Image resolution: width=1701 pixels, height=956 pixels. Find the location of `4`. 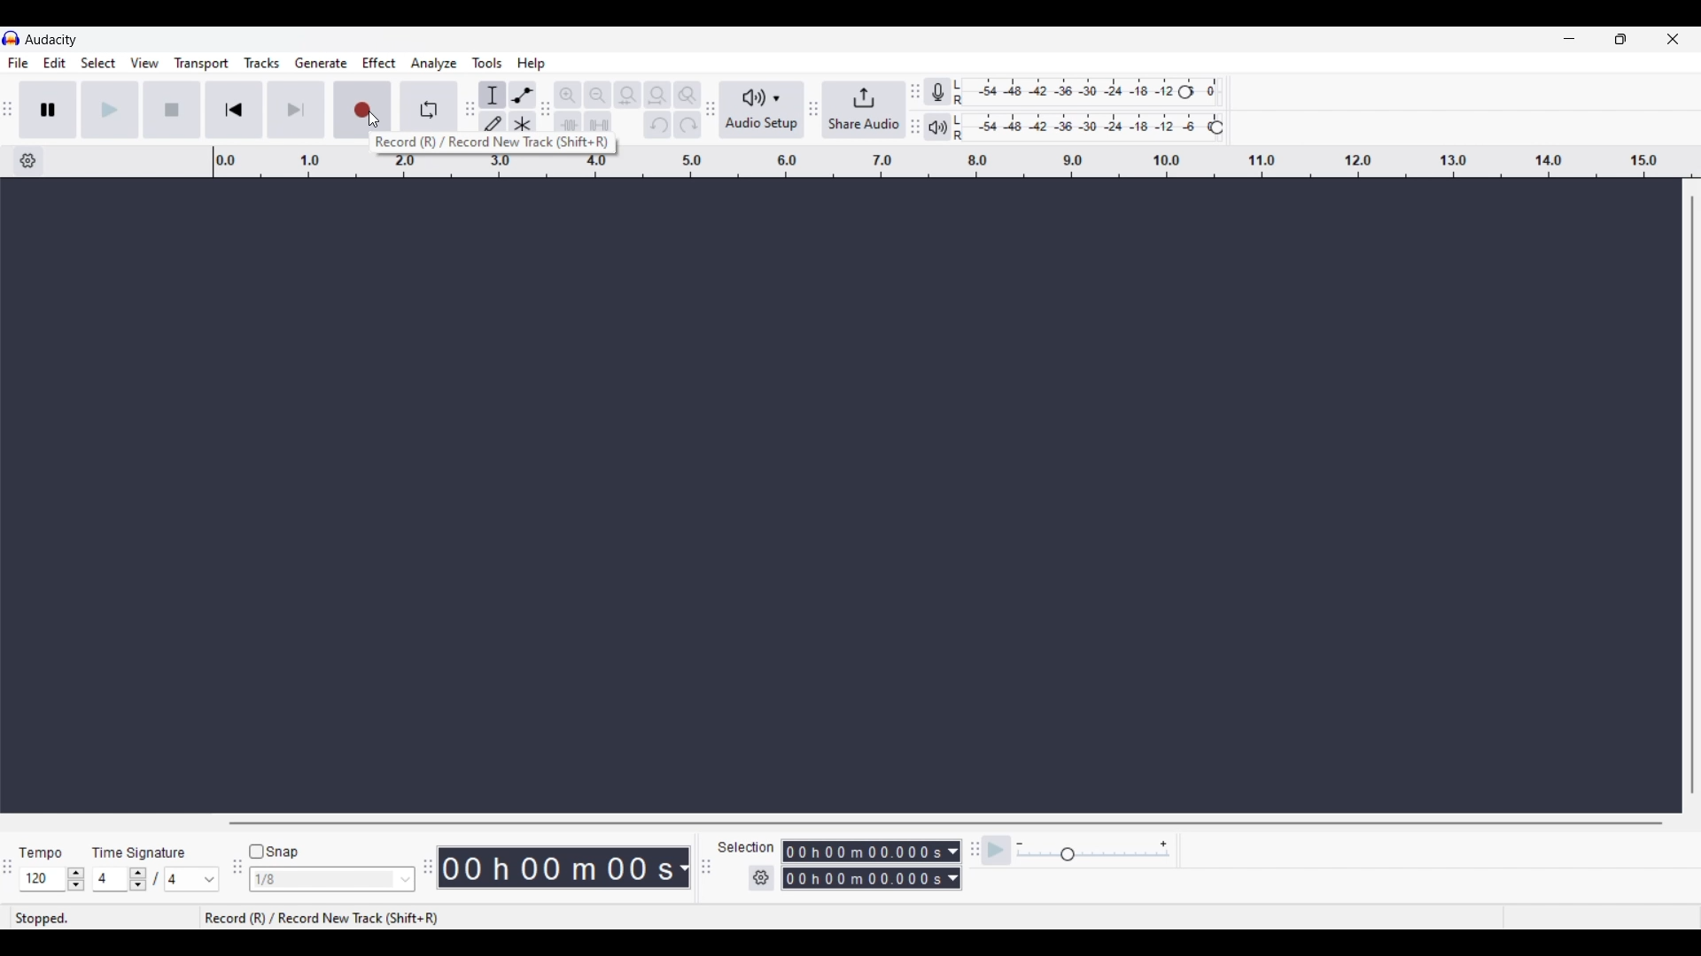

4 is located at coordinates (112, 879).